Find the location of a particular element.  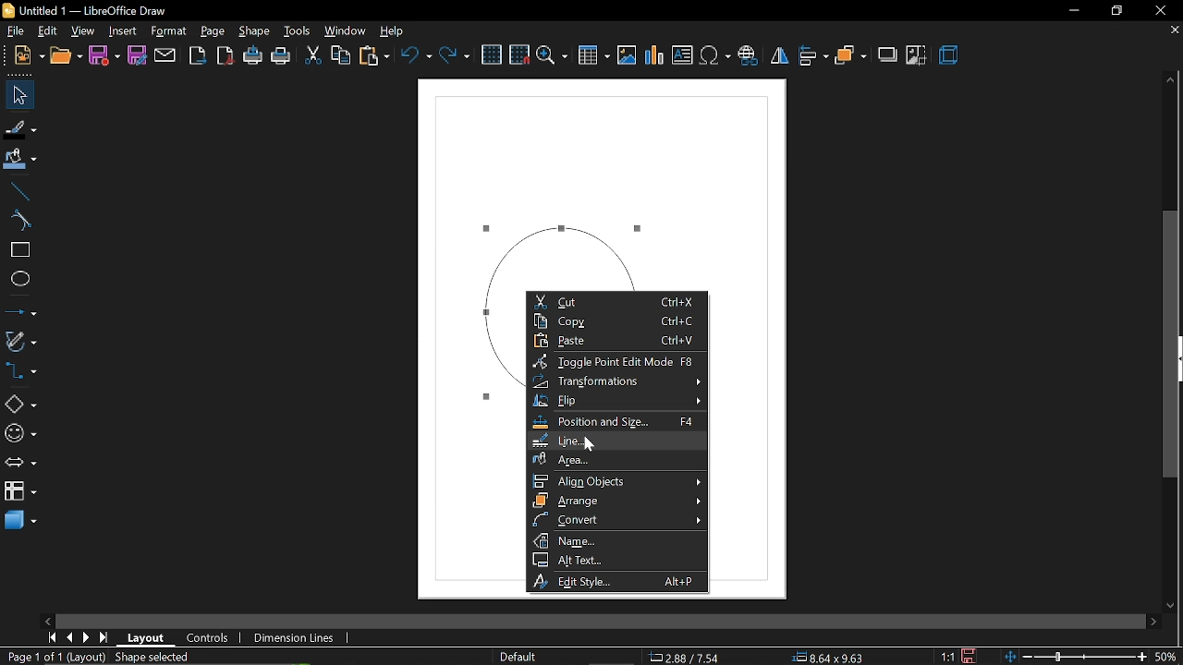

export is located at coordinates (195, 55).